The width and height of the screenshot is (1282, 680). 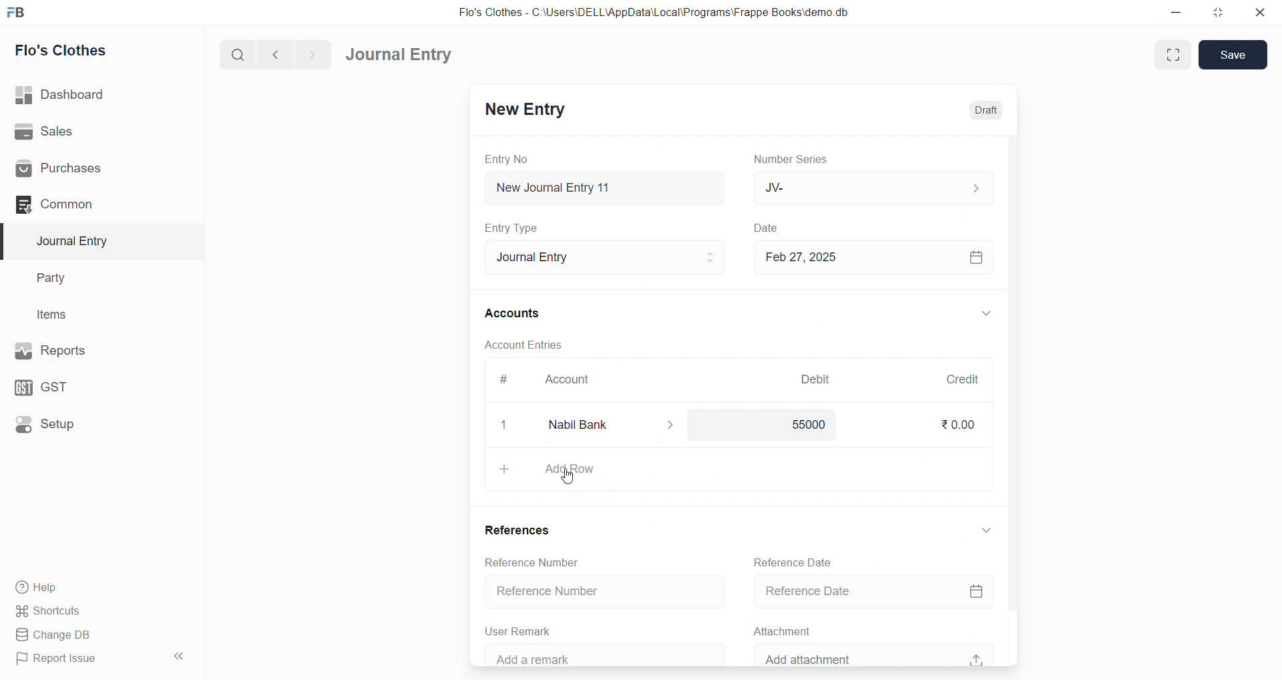 I want to click on Entry No, so click(x=506, y=160).